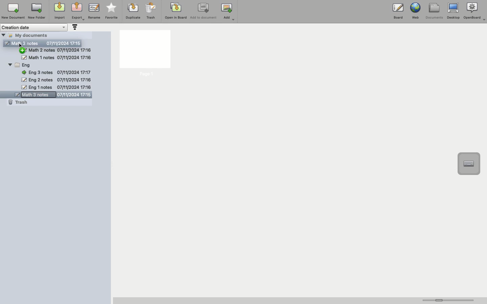  I want to click on Creation date, so click(34, 27).